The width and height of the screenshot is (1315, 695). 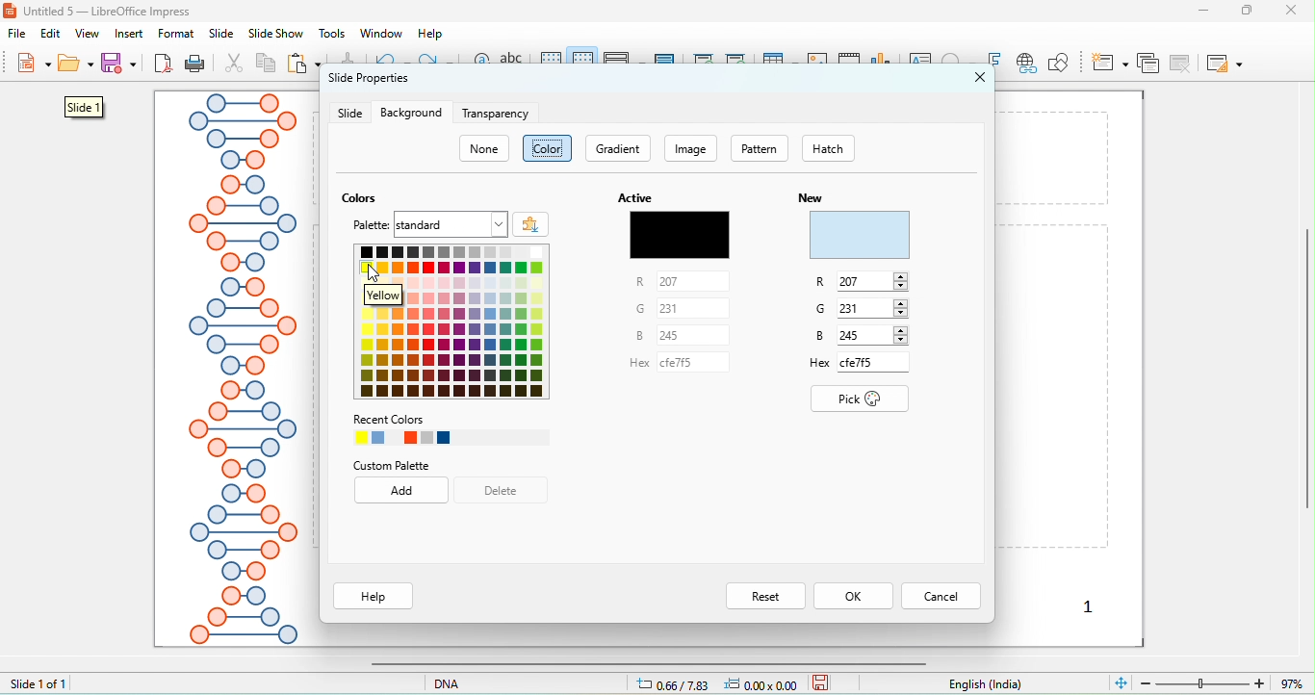 I want to click on chart, so click(x=884, y=64).